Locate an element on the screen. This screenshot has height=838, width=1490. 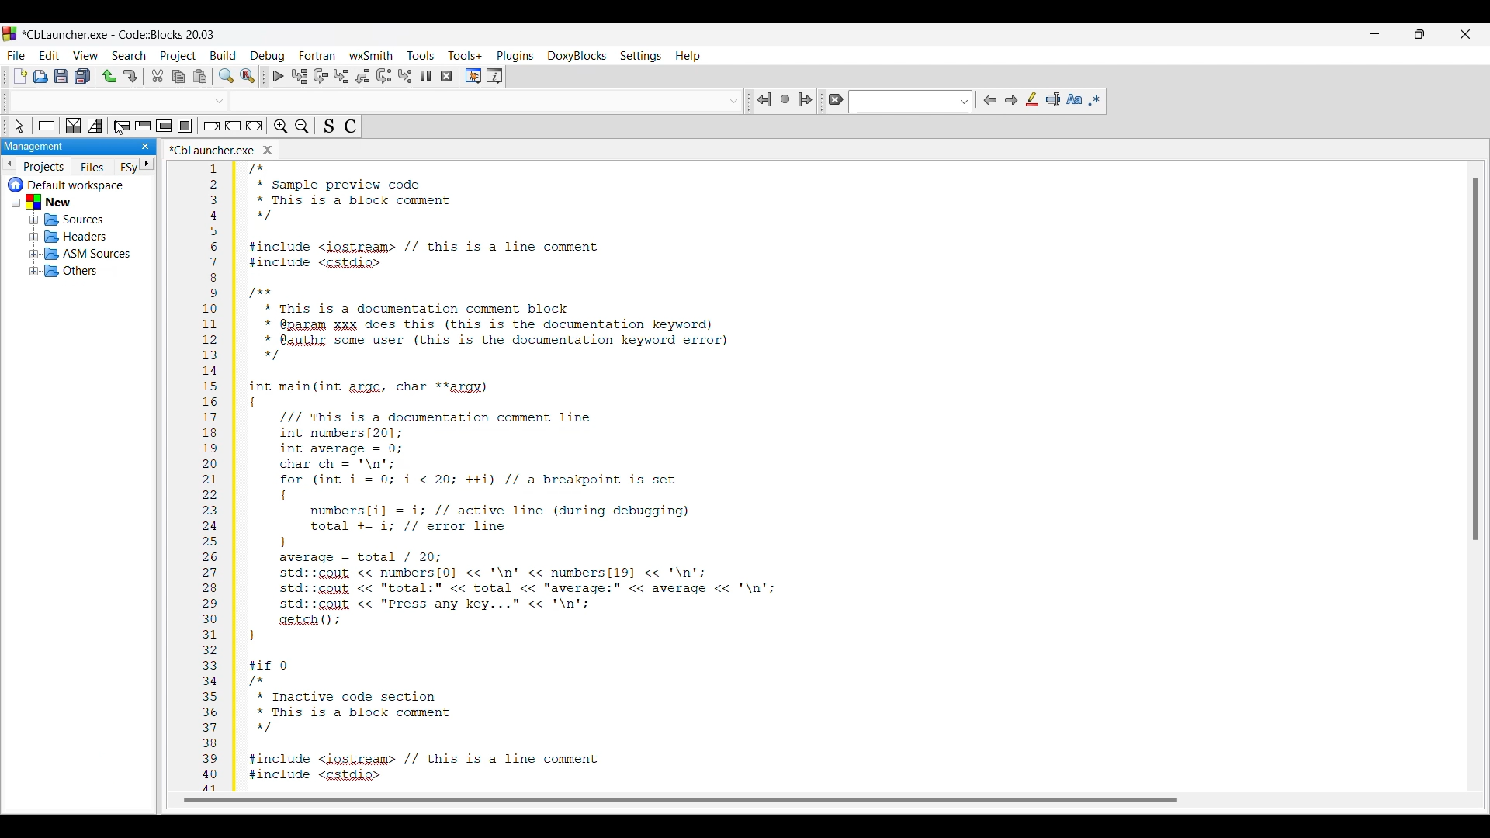
Close interface is located at coordinates (1465, 34).